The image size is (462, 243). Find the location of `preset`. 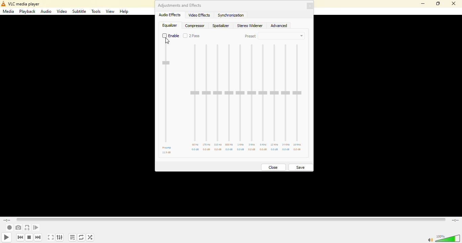

preset is located at coordinates (251, 36).